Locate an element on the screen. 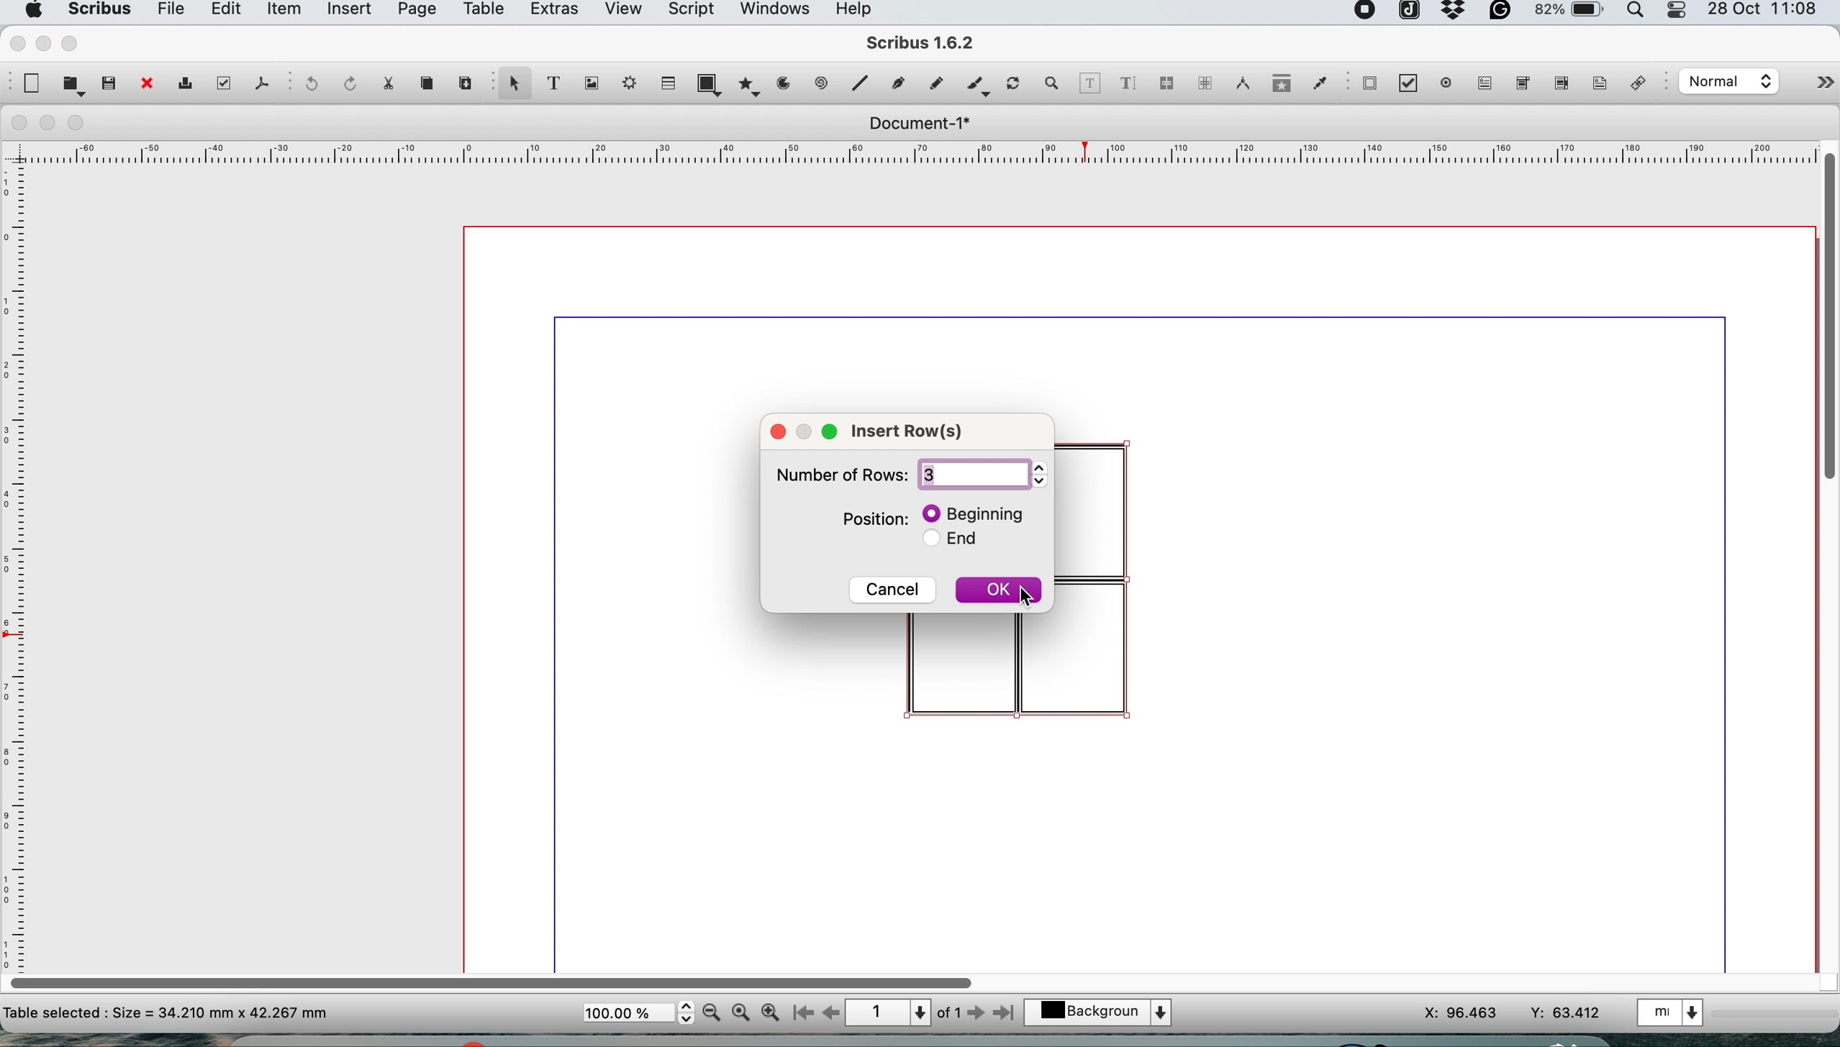  grammarly is located at coordinates (1503, 14).